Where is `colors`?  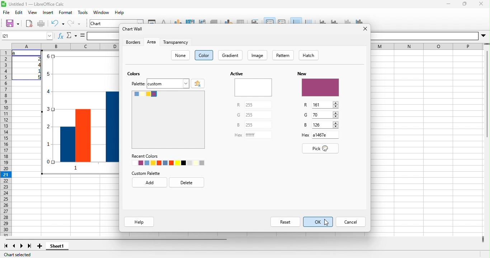 colors is located at coordinates (134, 73).